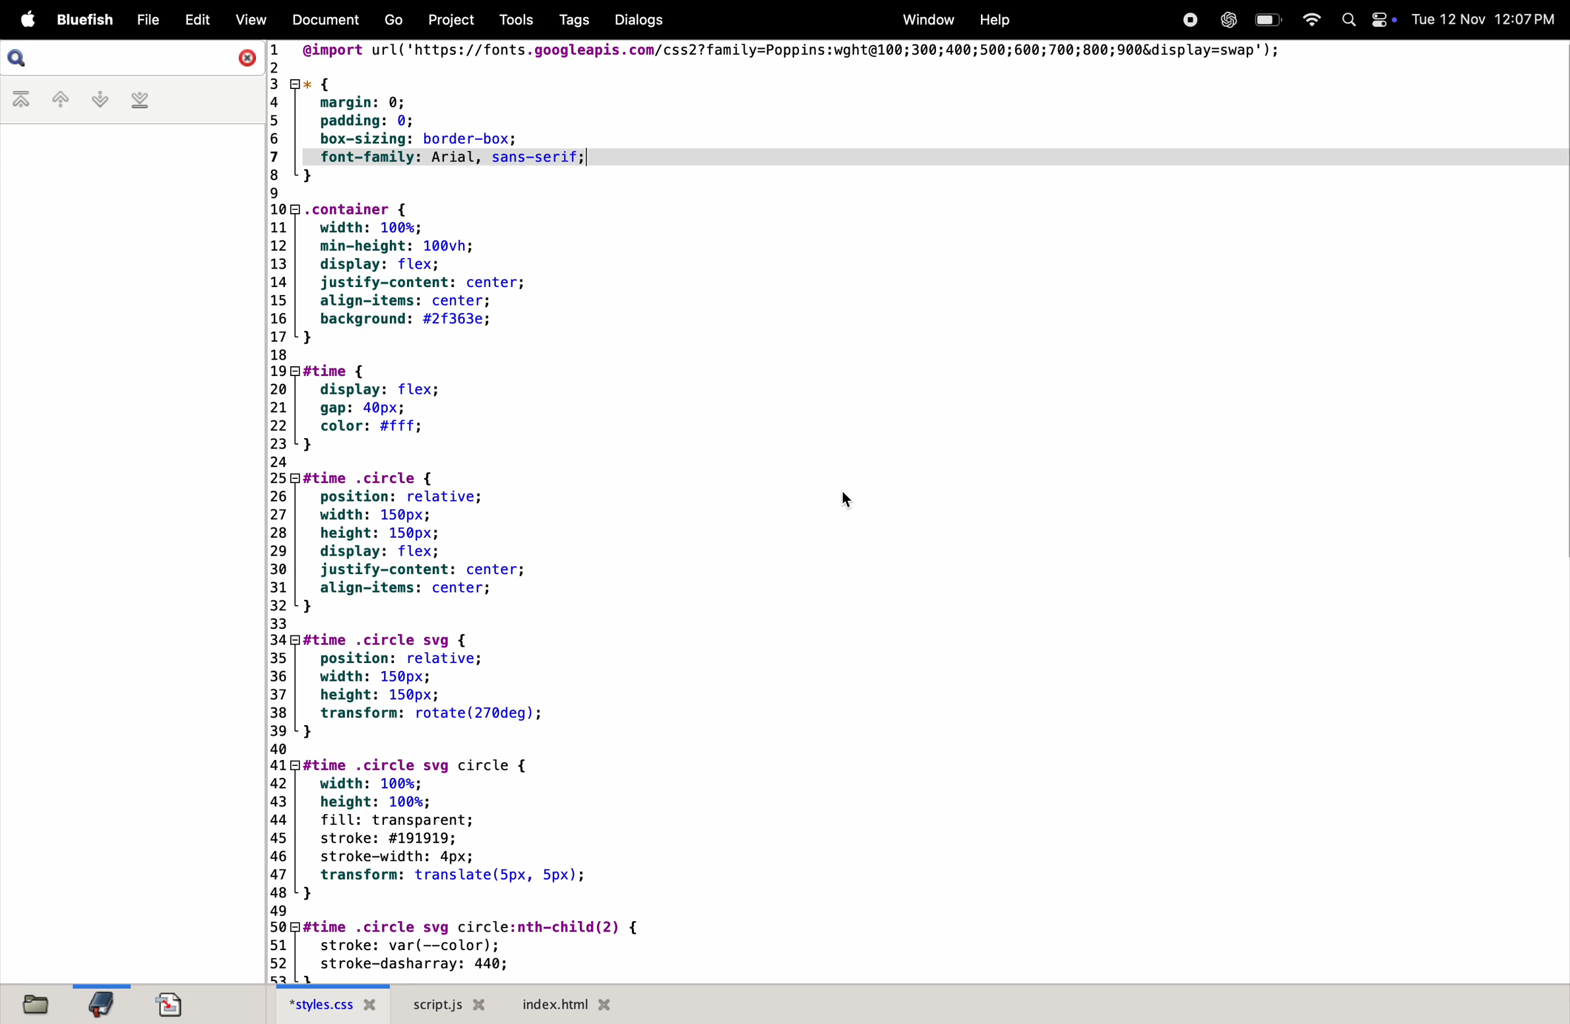 Image resolution: width=1570 pixels, height=1024 pixels. I want to click on window, so click(926, 19).